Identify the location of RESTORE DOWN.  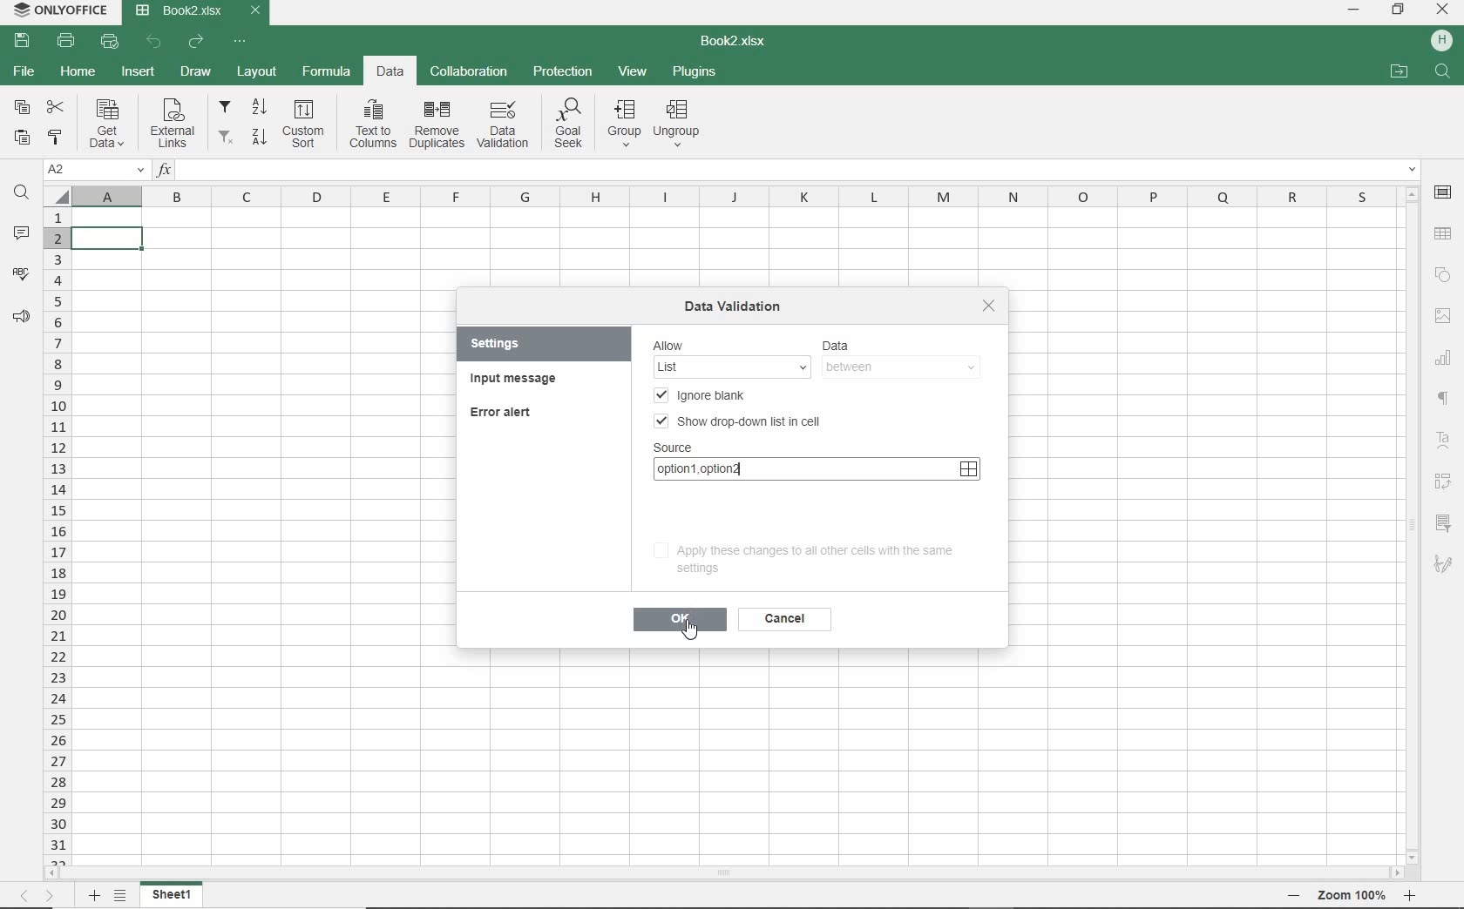
(1400, 11).